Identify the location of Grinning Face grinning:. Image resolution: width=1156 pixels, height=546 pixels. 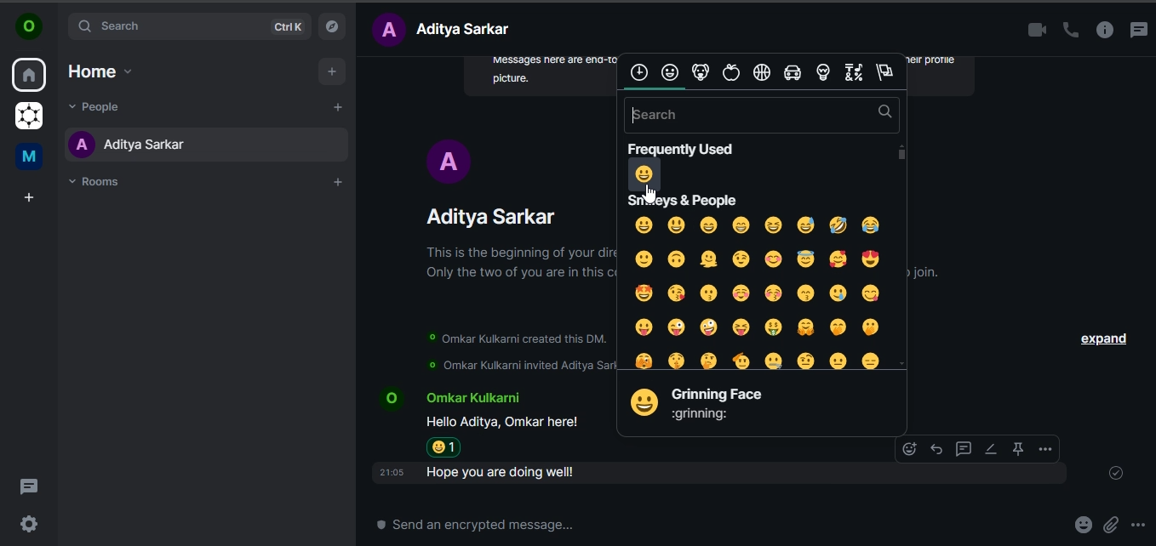
(718, 405).